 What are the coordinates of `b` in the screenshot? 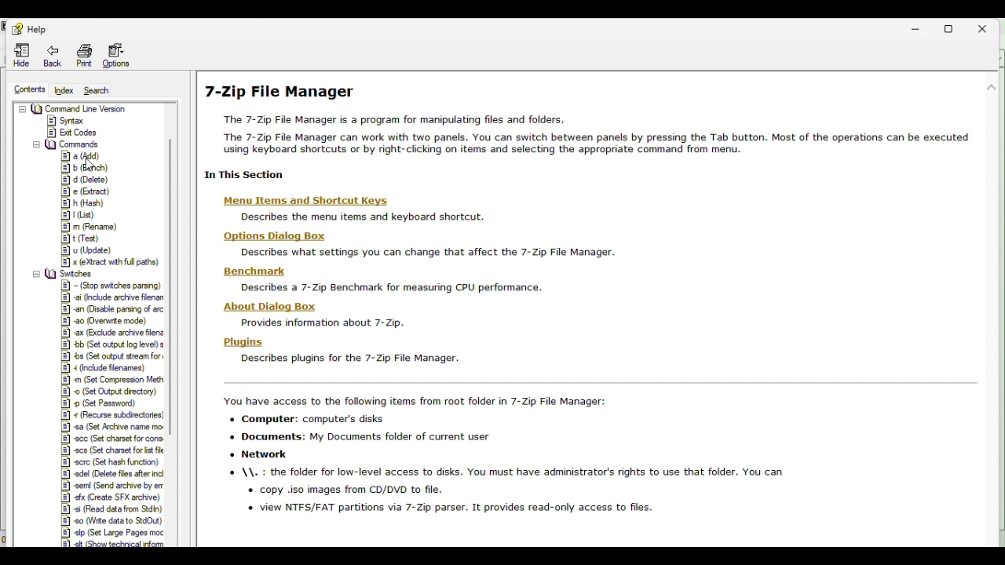 It's located at (93, 168).